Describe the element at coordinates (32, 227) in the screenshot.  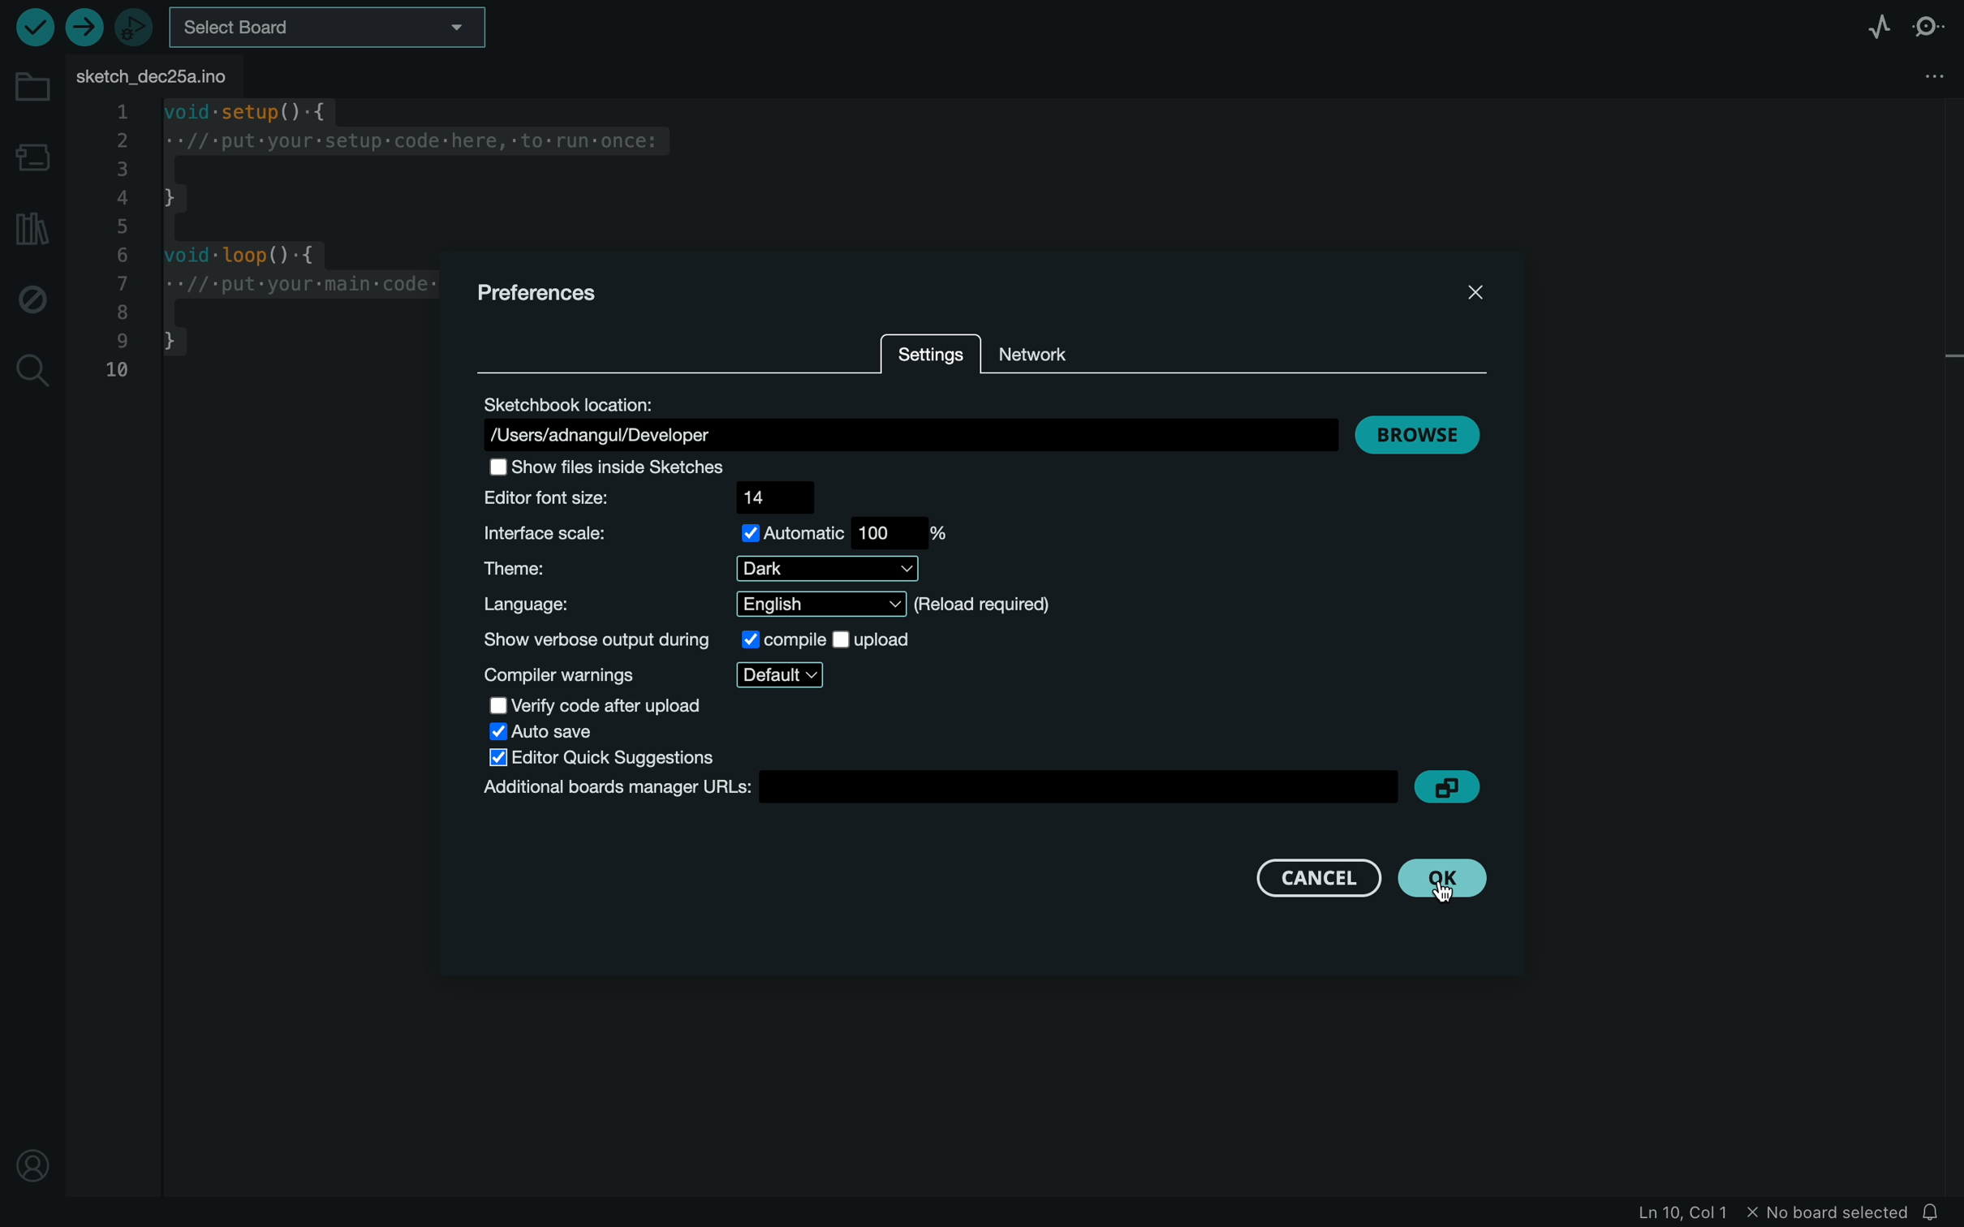
I see `library  manager` at that location.